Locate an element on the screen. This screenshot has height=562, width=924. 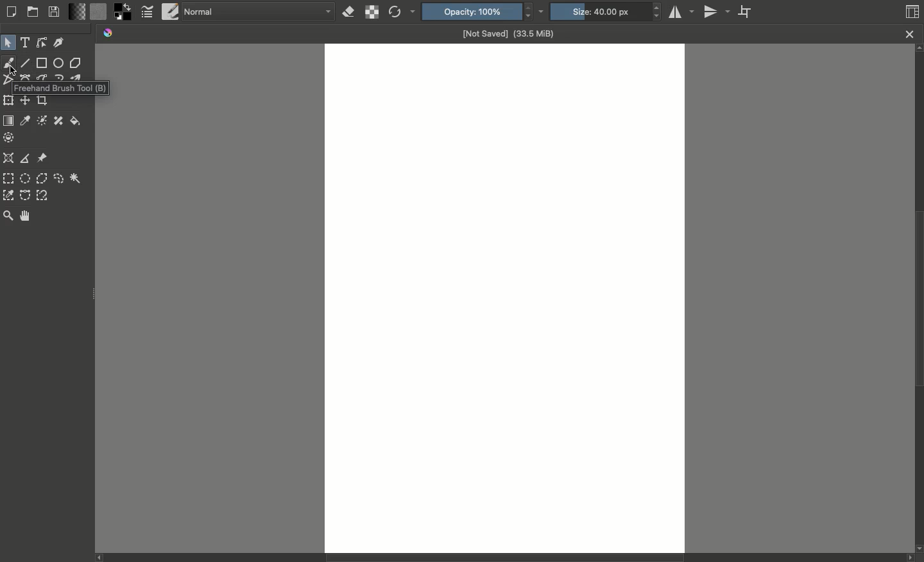
Fill gradients is located at coordinates (79, 12).